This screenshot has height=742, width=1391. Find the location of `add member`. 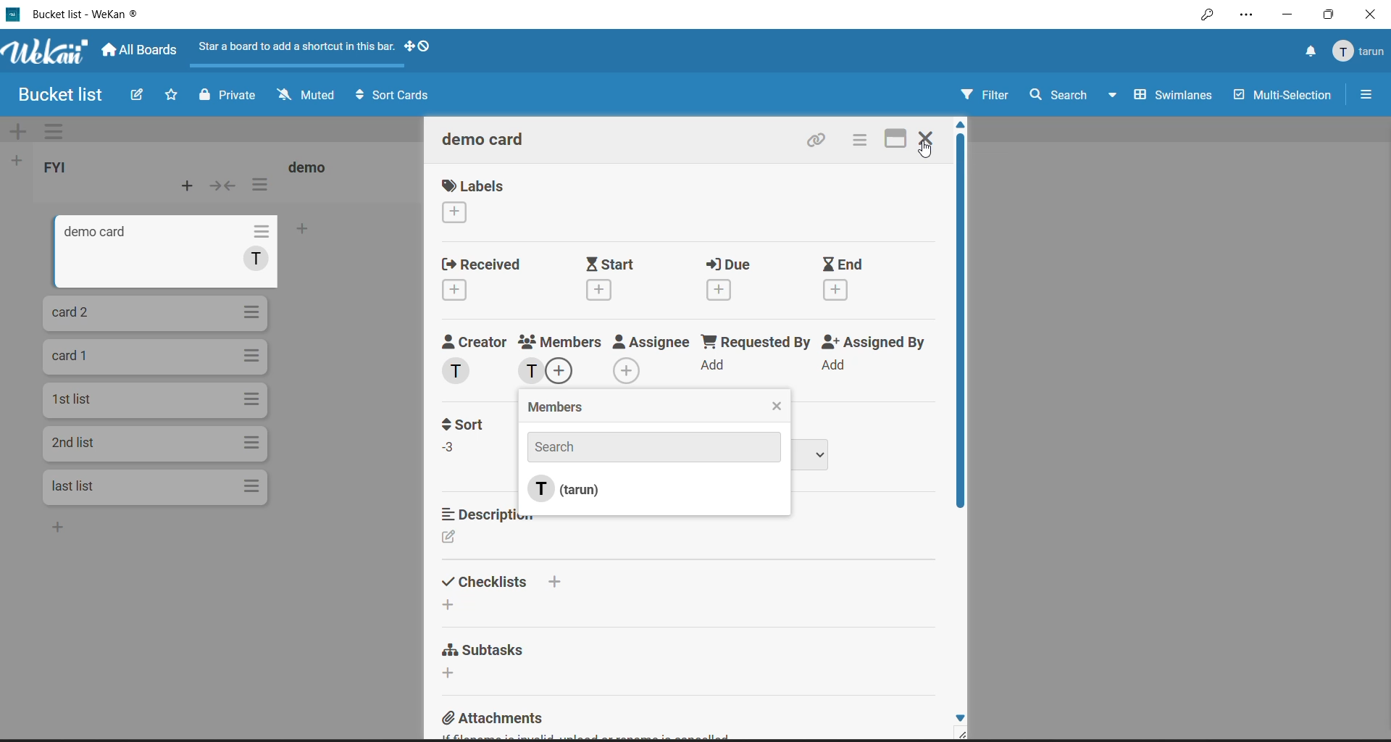

add member is located at coordinates (566, 372).